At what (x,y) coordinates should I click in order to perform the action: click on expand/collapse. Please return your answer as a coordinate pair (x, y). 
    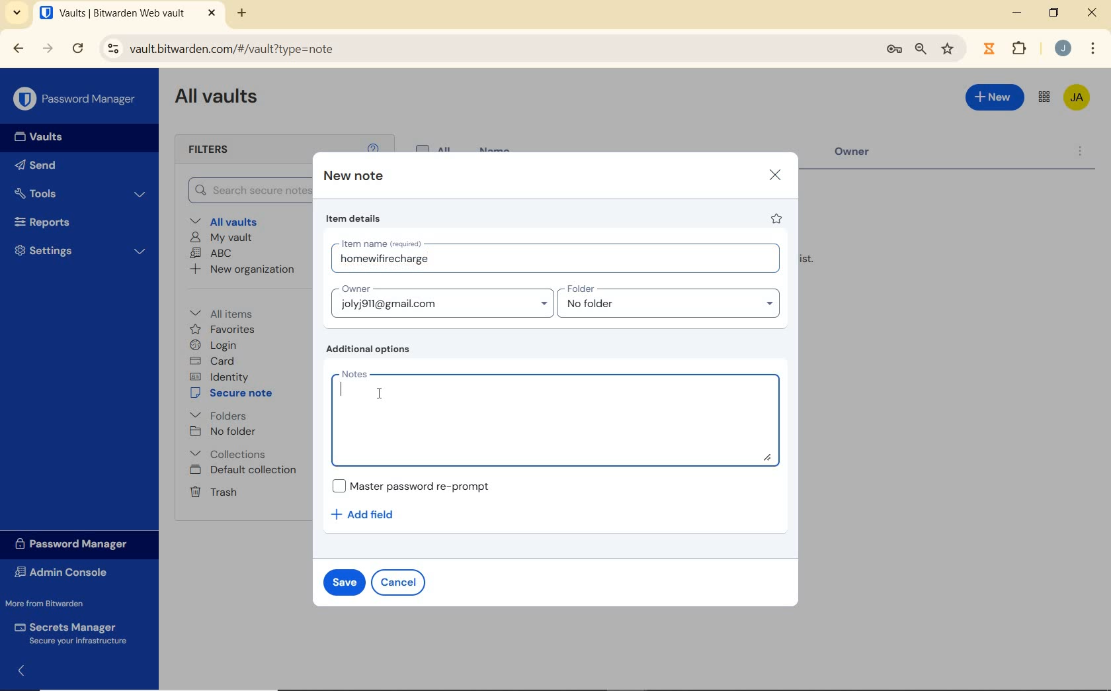
    Looking at the image, I should click on (17, 673).